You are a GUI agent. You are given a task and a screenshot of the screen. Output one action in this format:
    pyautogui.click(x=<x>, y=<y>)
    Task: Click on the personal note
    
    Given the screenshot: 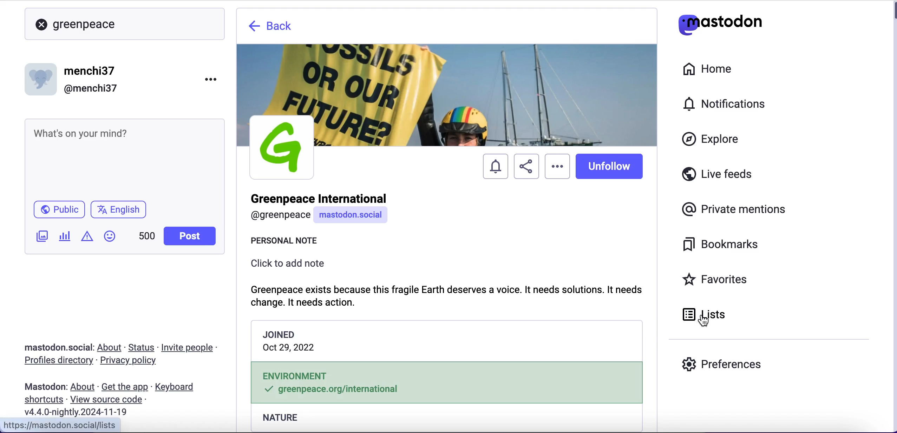 What is the action you would take?
    pyautogui.click(x=286, y=241)
    